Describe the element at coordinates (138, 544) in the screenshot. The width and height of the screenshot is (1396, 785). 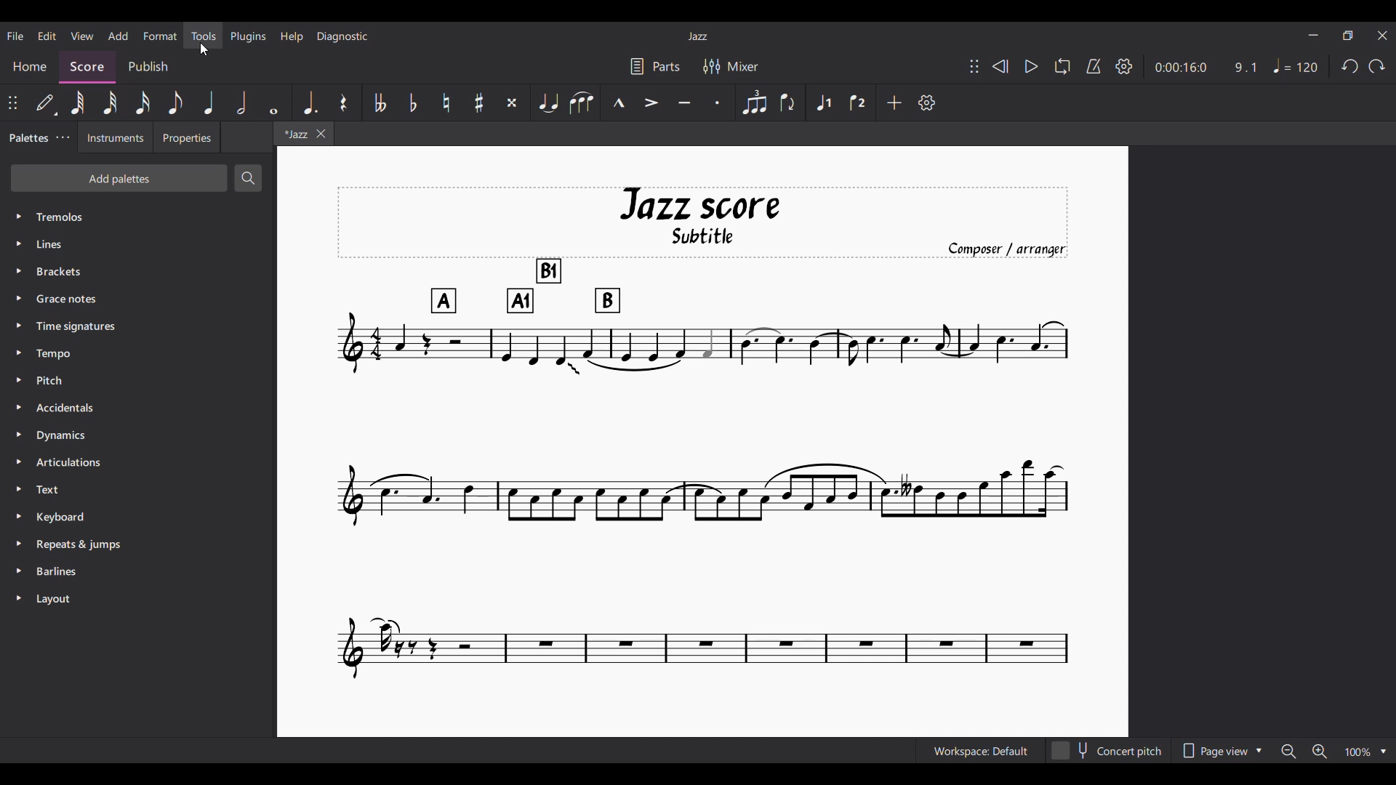
I see `Repeats and jumps` at that location.